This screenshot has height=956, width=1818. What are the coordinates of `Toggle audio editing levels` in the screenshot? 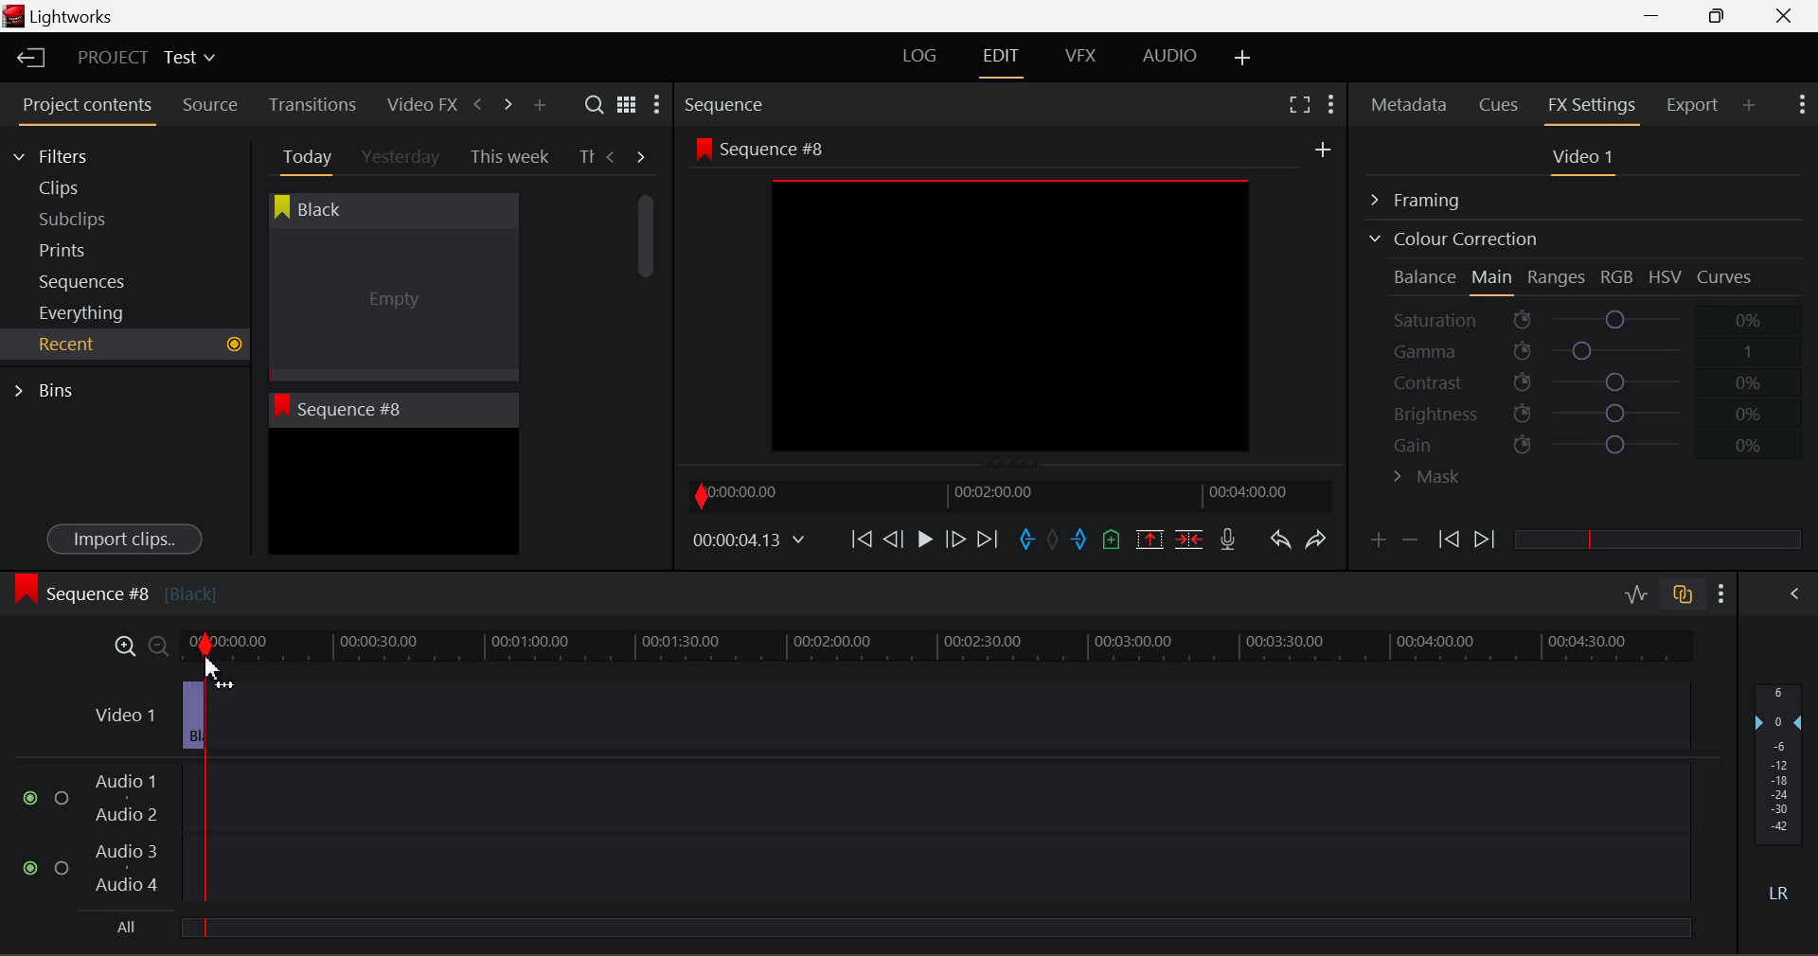 It's located at (1638, 592).